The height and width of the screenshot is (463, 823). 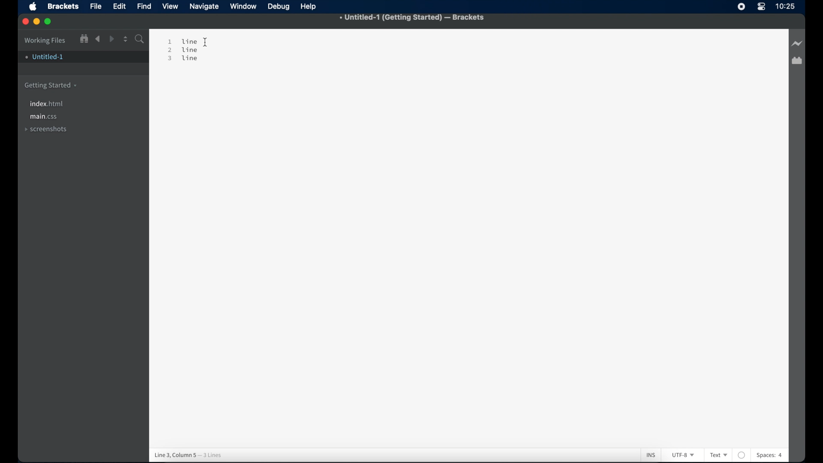 What do you see at coordinates (762, 7) in the screenshot?
I see `control center` at bounding box center [762, 7].